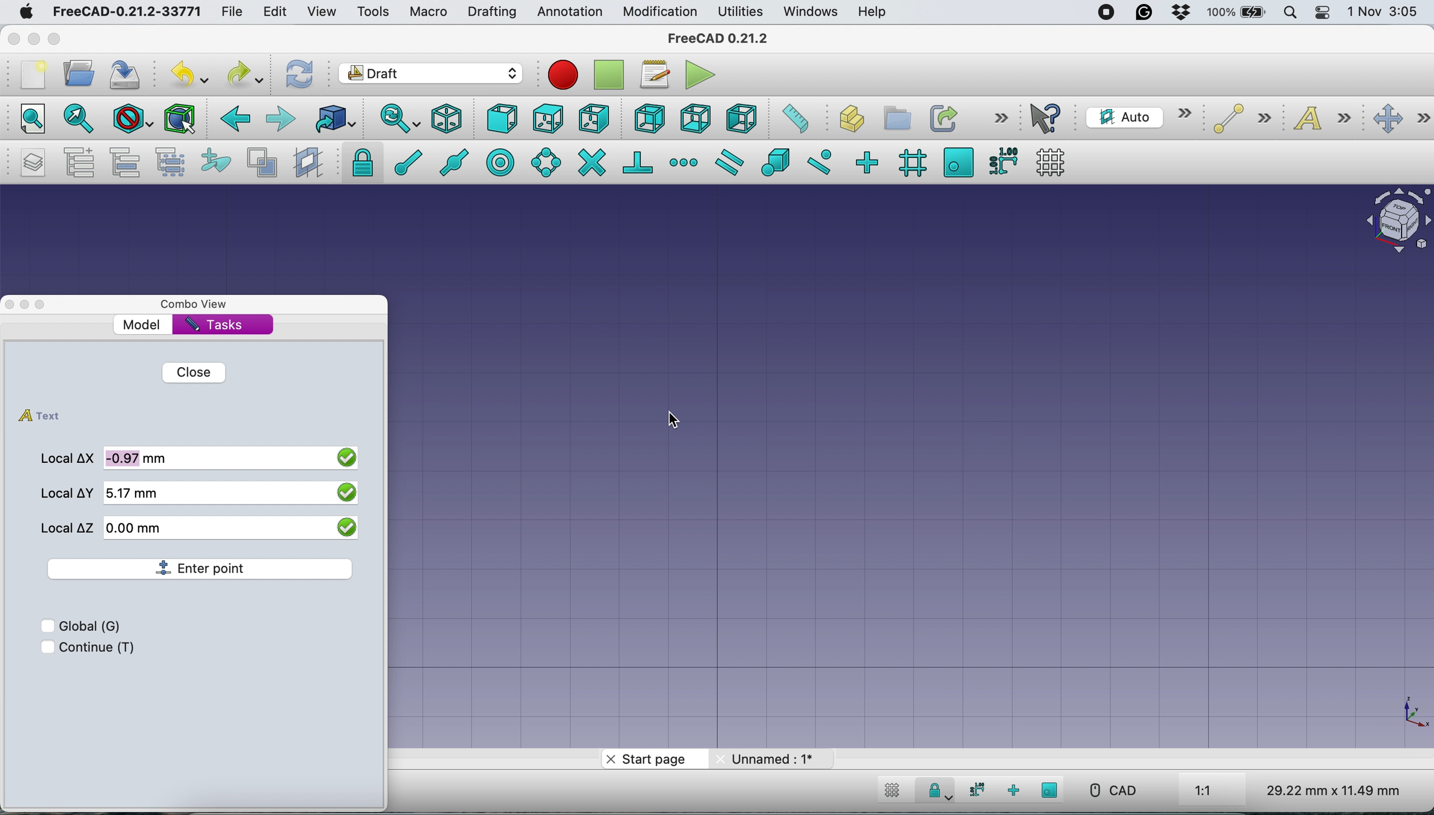 The width and height of the screenshot is (1434, 815). What do you see at coordinates (1237, 118) in the screenshot?
I see `line` at bounding box center [1237, 118].